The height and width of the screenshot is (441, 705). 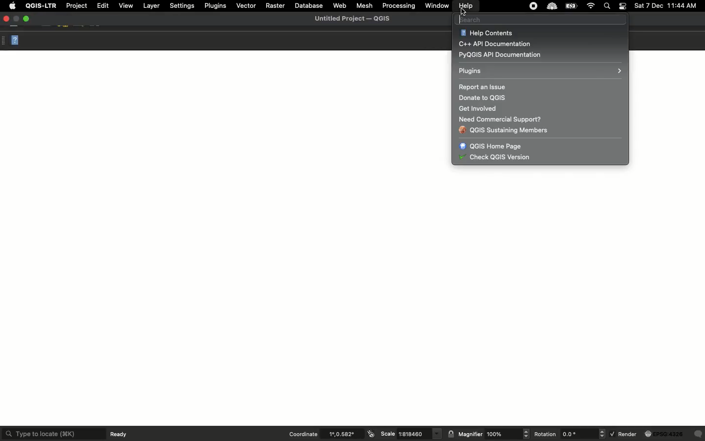 I want to click on Processing, so click(x=399, y=6).